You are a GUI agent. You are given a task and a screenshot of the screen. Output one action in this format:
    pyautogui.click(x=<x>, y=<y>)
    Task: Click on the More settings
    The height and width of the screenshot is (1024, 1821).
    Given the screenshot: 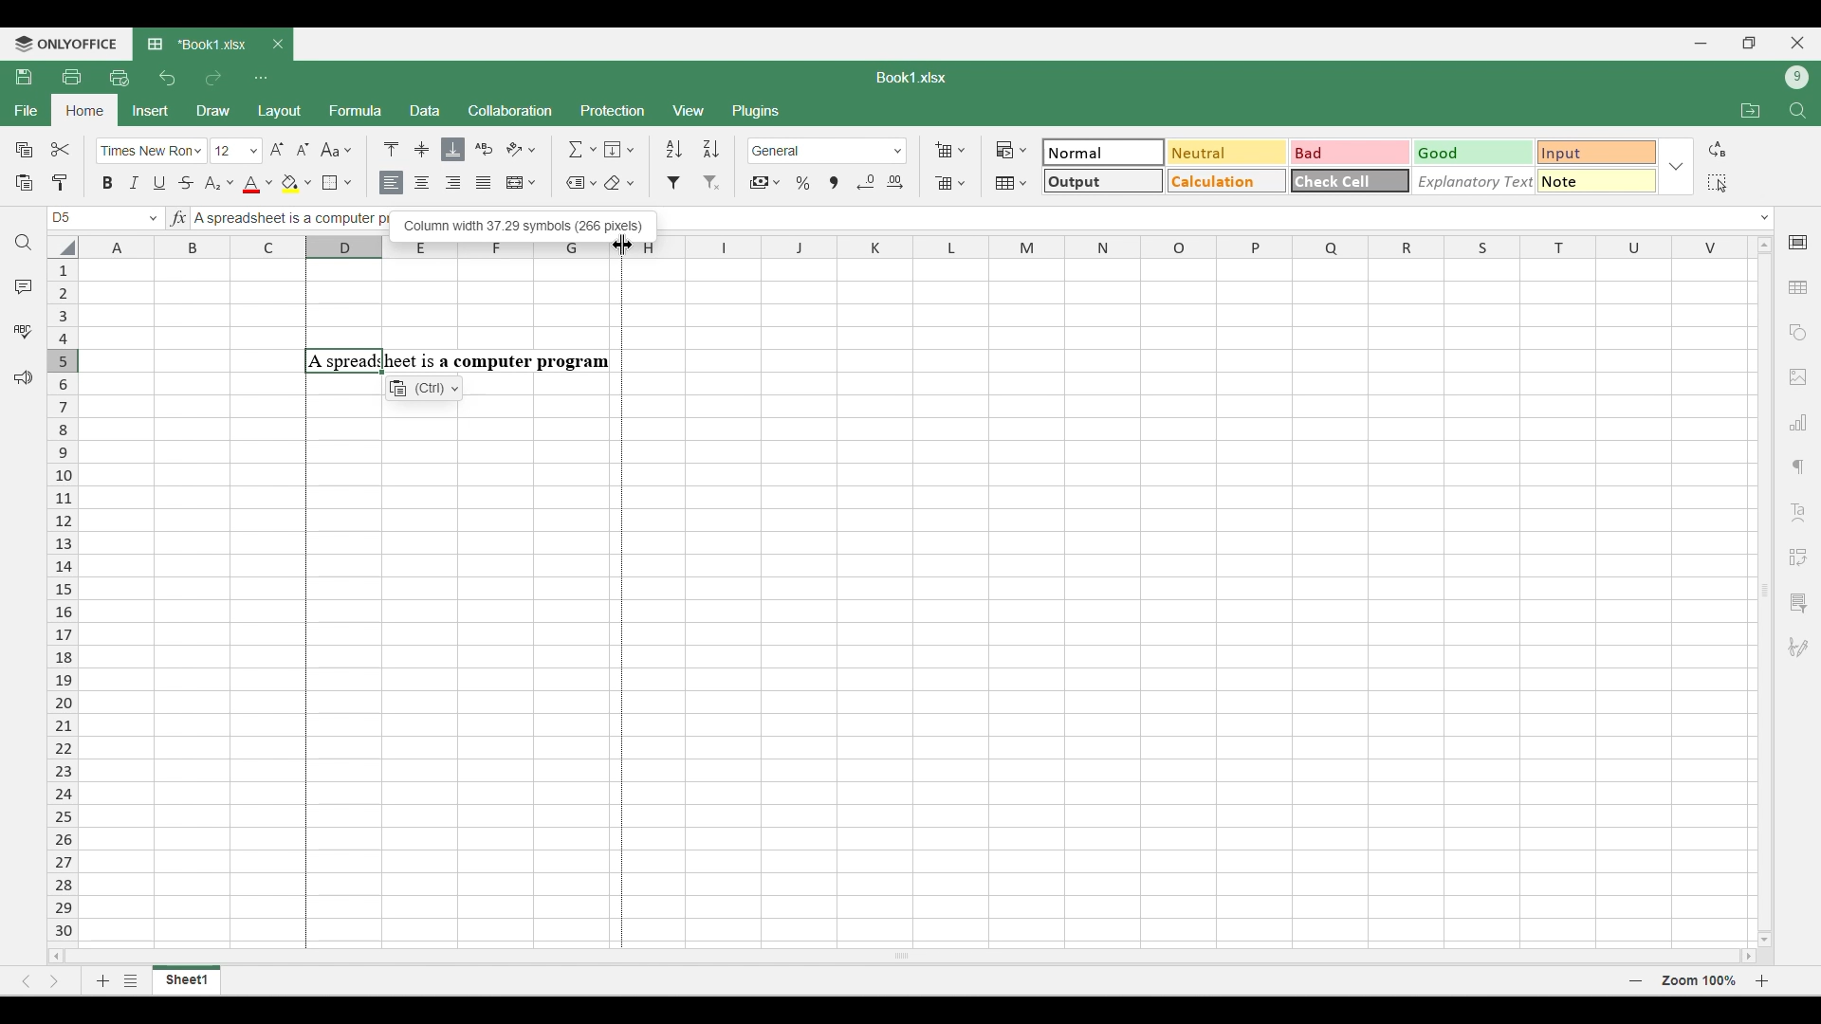 What is the action you would take?
    pyautogui.click(x=1797, y=603)
    